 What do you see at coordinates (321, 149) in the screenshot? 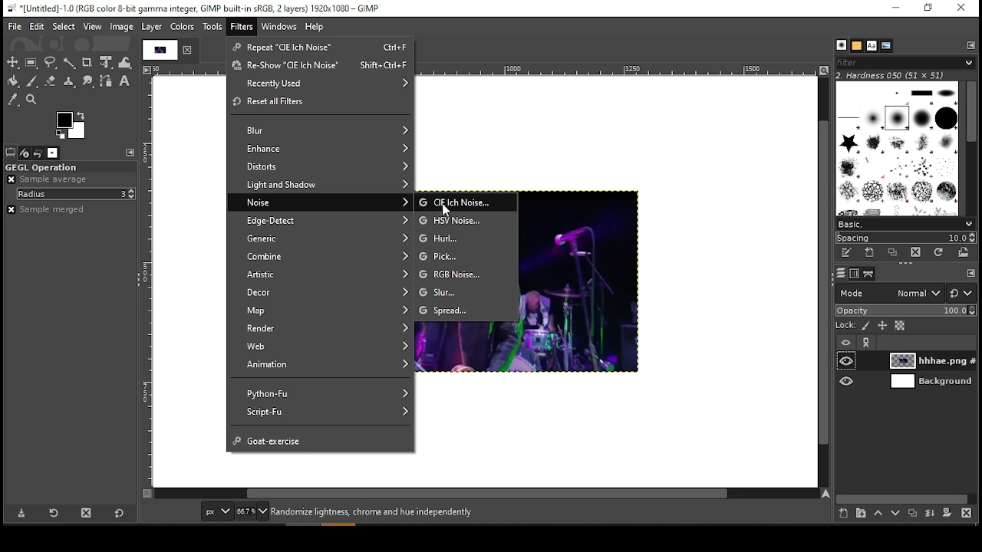
I see `enhance` at bounding box center [321, 149].